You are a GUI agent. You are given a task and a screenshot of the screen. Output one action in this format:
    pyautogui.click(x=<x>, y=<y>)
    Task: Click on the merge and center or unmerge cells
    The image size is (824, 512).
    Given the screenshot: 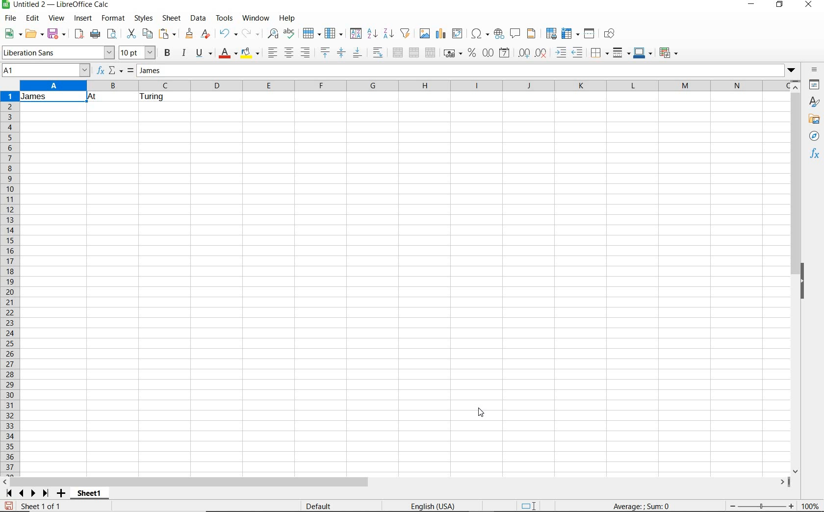 What is the action you would take?
    pyautogui.click(x=397, y=53)
    